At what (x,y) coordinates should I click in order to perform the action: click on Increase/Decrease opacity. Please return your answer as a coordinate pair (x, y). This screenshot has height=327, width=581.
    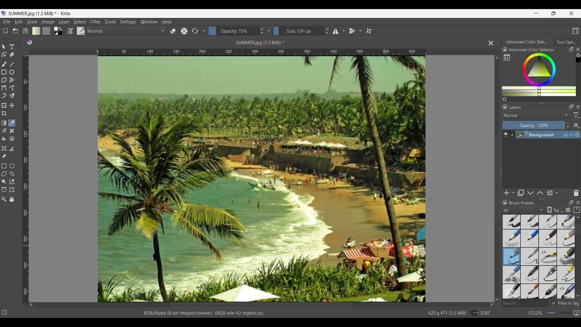
    Looking at the image, I should click on (568, 125).